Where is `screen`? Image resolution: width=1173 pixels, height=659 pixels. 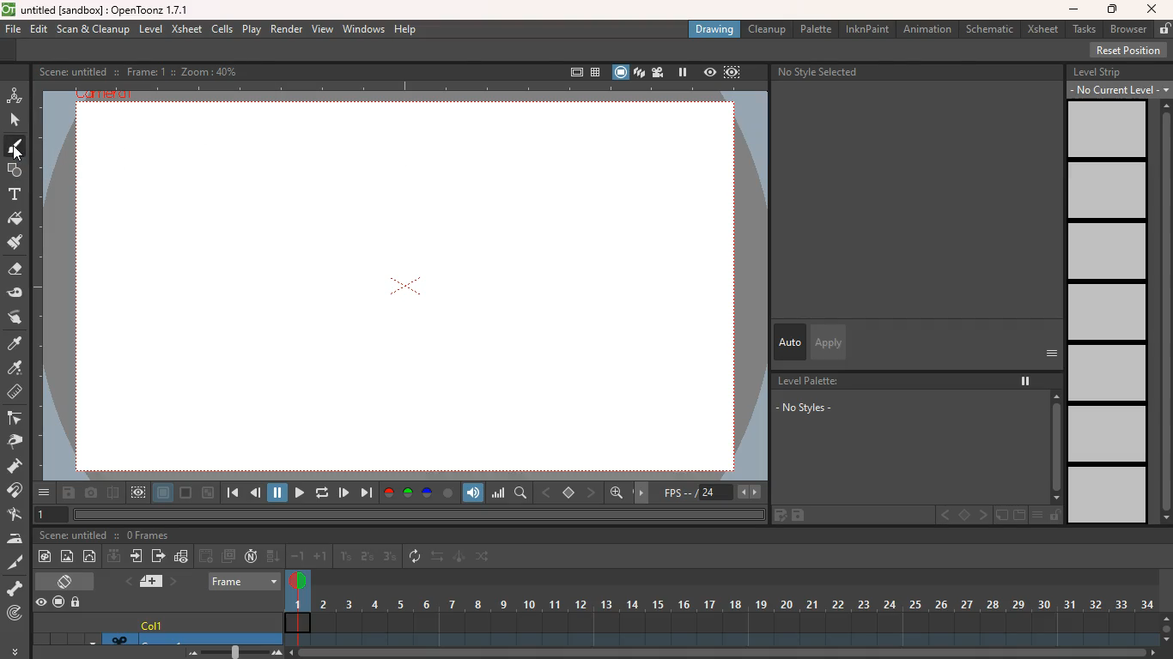 screen is located at coordinates (68, 580).